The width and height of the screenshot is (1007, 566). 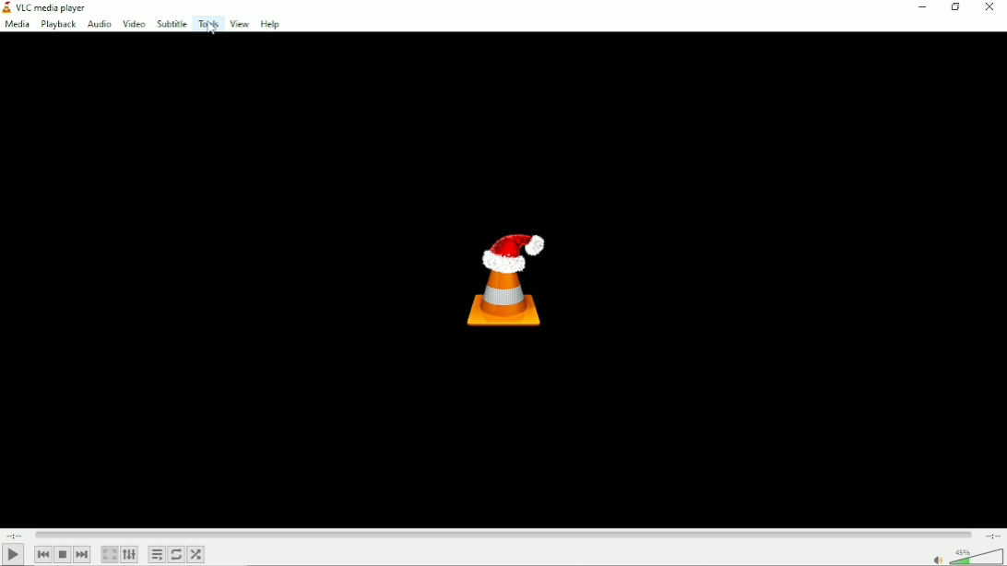 What do you see at coordinates (130, 554) in the screenshot?
I see `Show extended settings` at bounding box center [130, 554].